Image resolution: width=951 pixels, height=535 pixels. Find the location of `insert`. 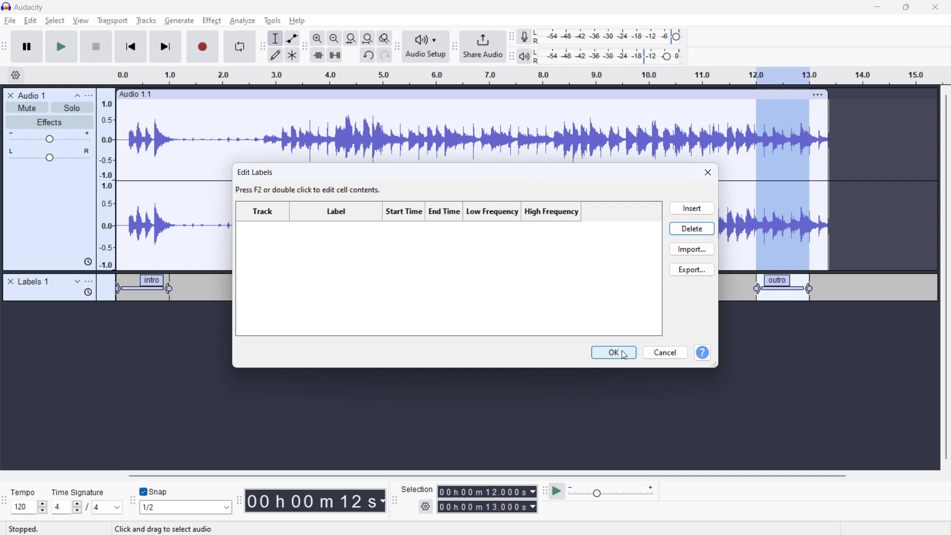

insert is located at coordinates (691, 208).